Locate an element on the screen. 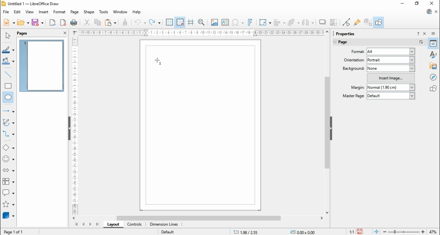  edit is located at coordinates (17, 12).